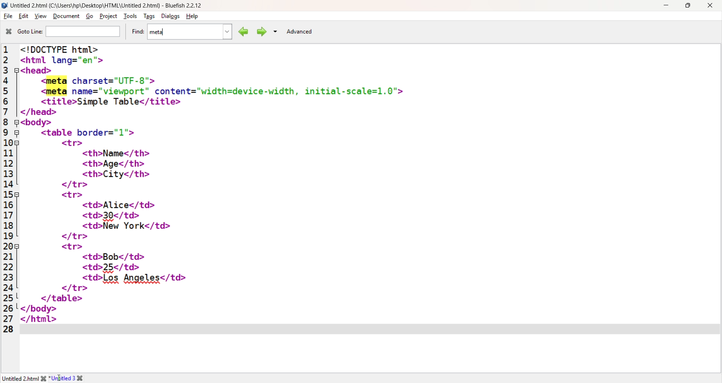  I want to click on Tools, so click(130, 16).